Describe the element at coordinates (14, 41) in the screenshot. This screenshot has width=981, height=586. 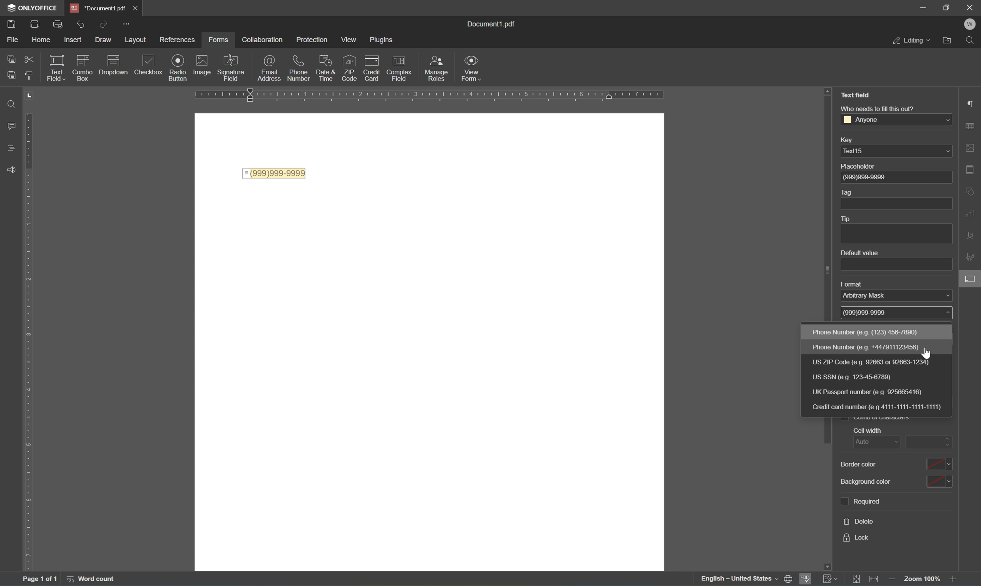
I see `file` at that location.